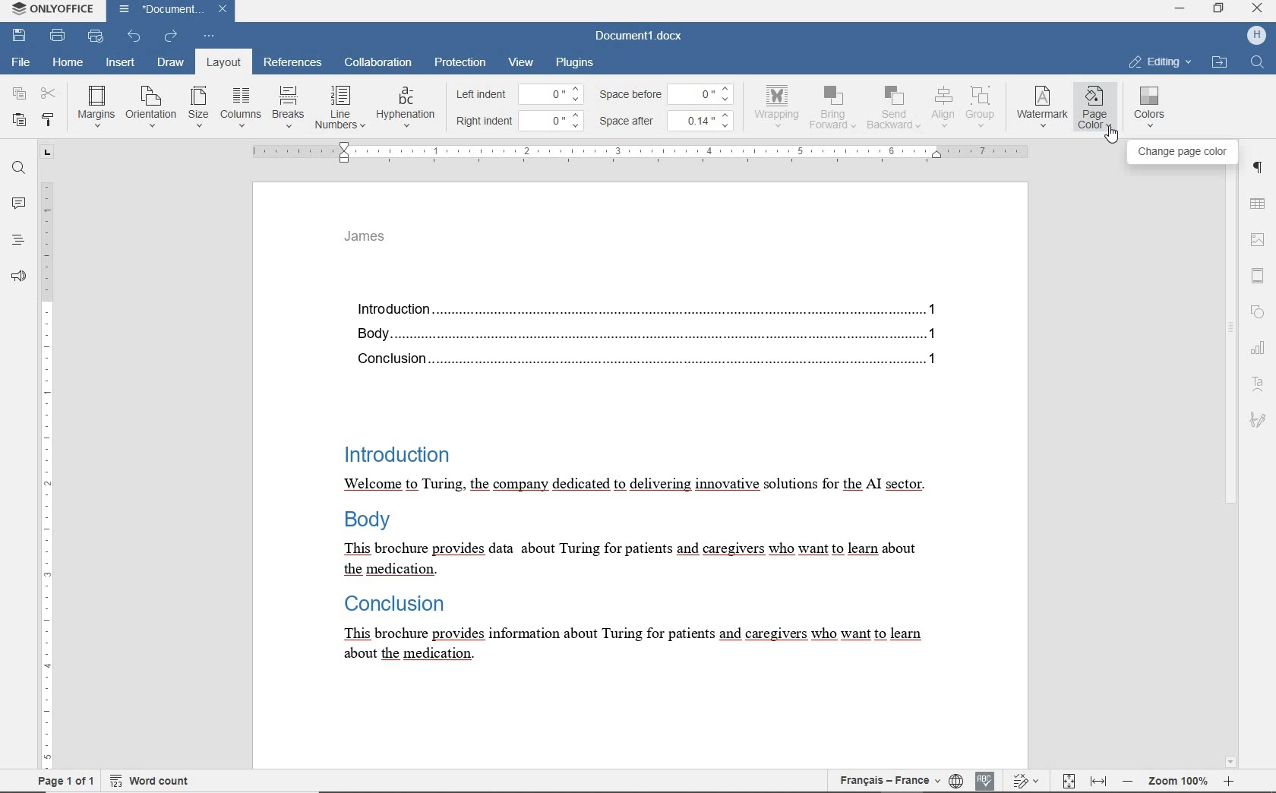 The width and height of the screenshot is (1276, 793). I want to click on page color, so click(1097, 109).